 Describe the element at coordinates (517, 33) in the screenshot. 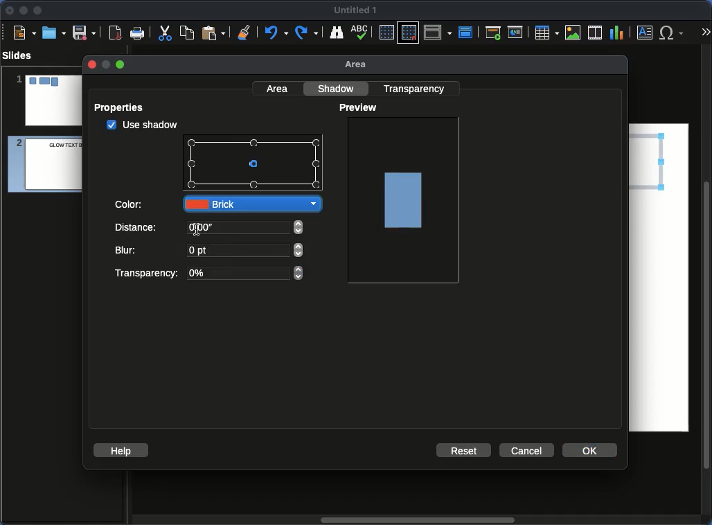

I see `Current slide` at that location.